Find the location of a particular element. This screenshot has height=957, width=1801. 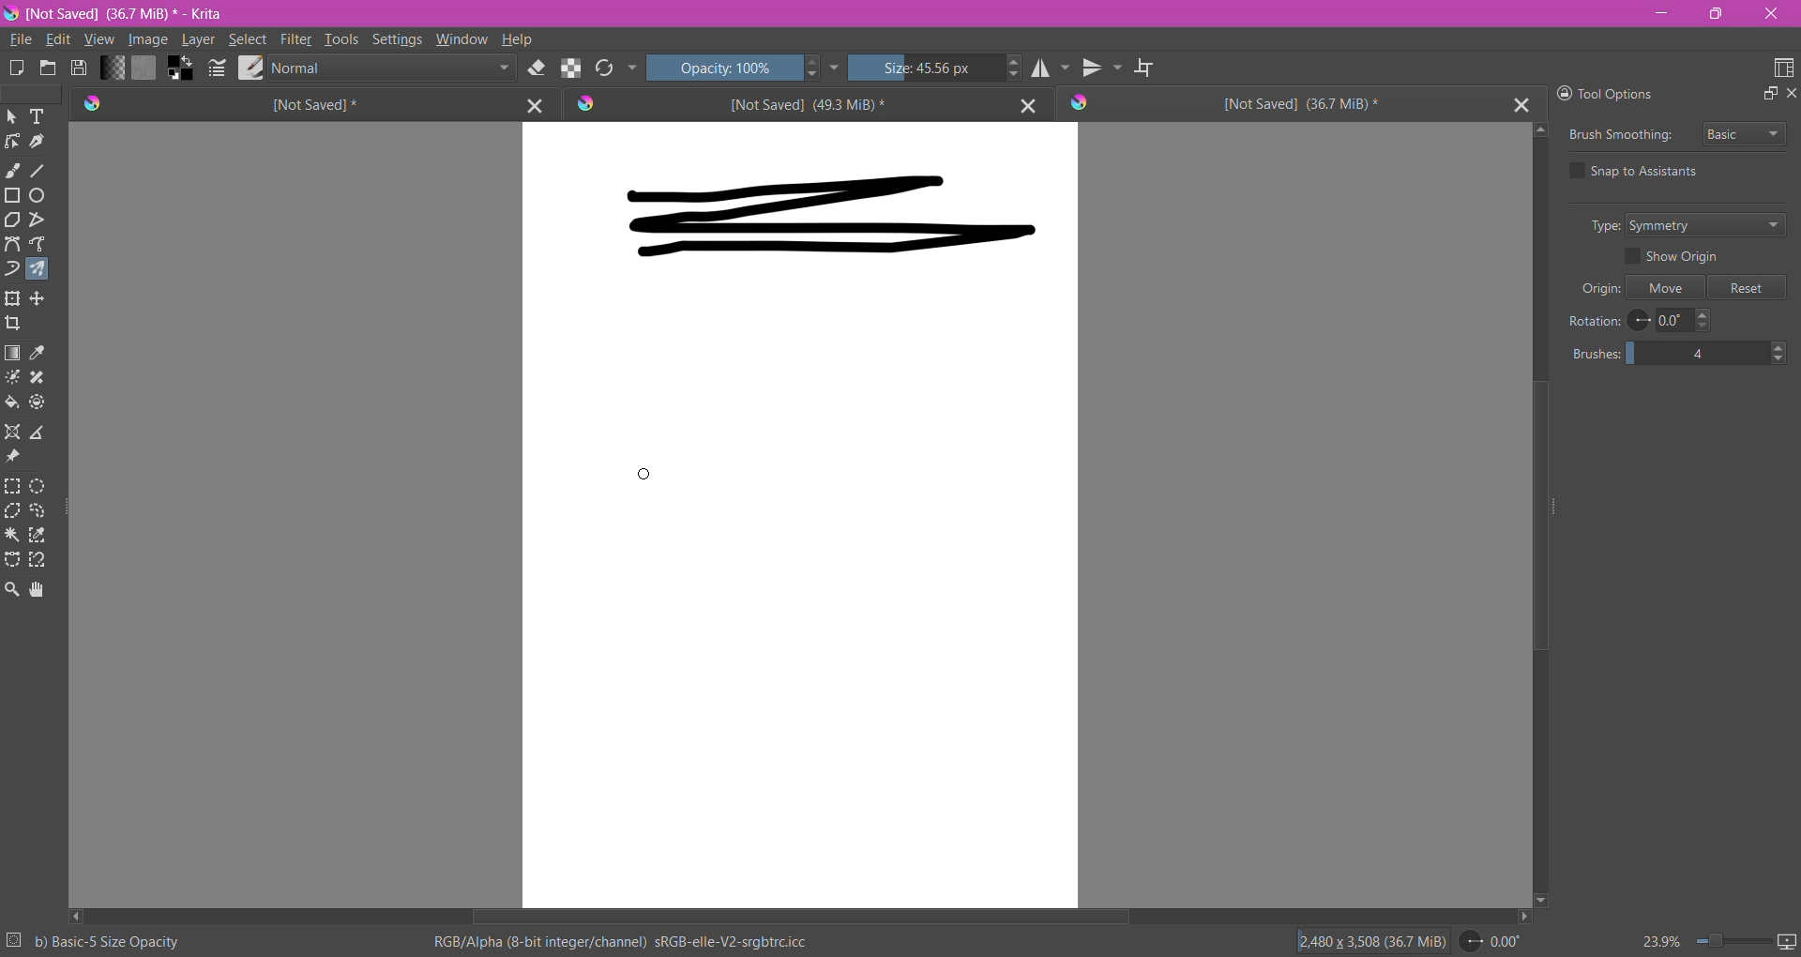

Polyline Tool is located at coordinates (37, 220).